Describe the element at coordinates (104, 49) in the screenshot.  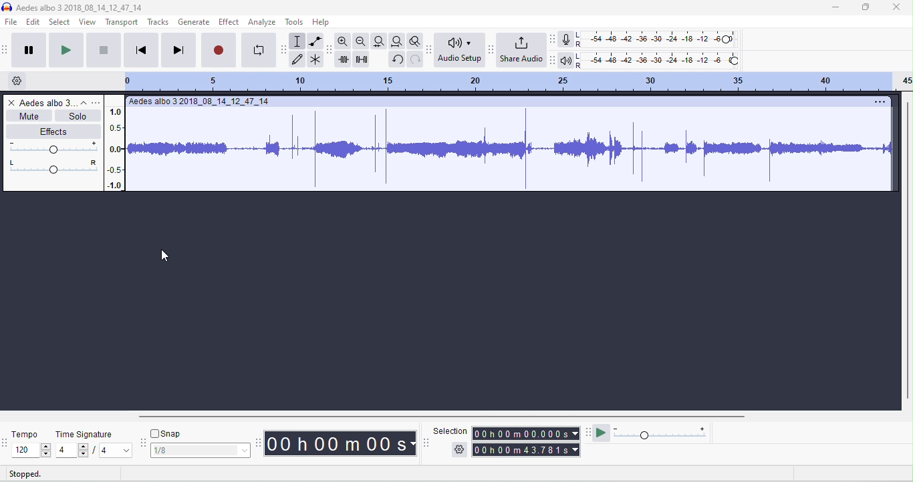
I see `stop` at that location.